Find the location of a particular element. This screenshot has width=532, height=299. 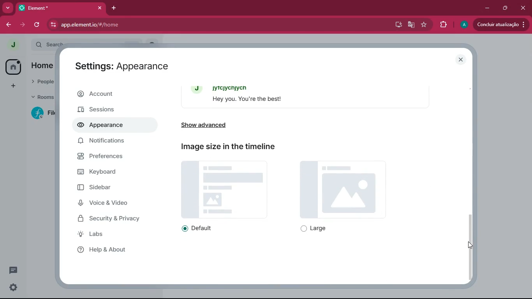

home is located at coordinates (11, 66).